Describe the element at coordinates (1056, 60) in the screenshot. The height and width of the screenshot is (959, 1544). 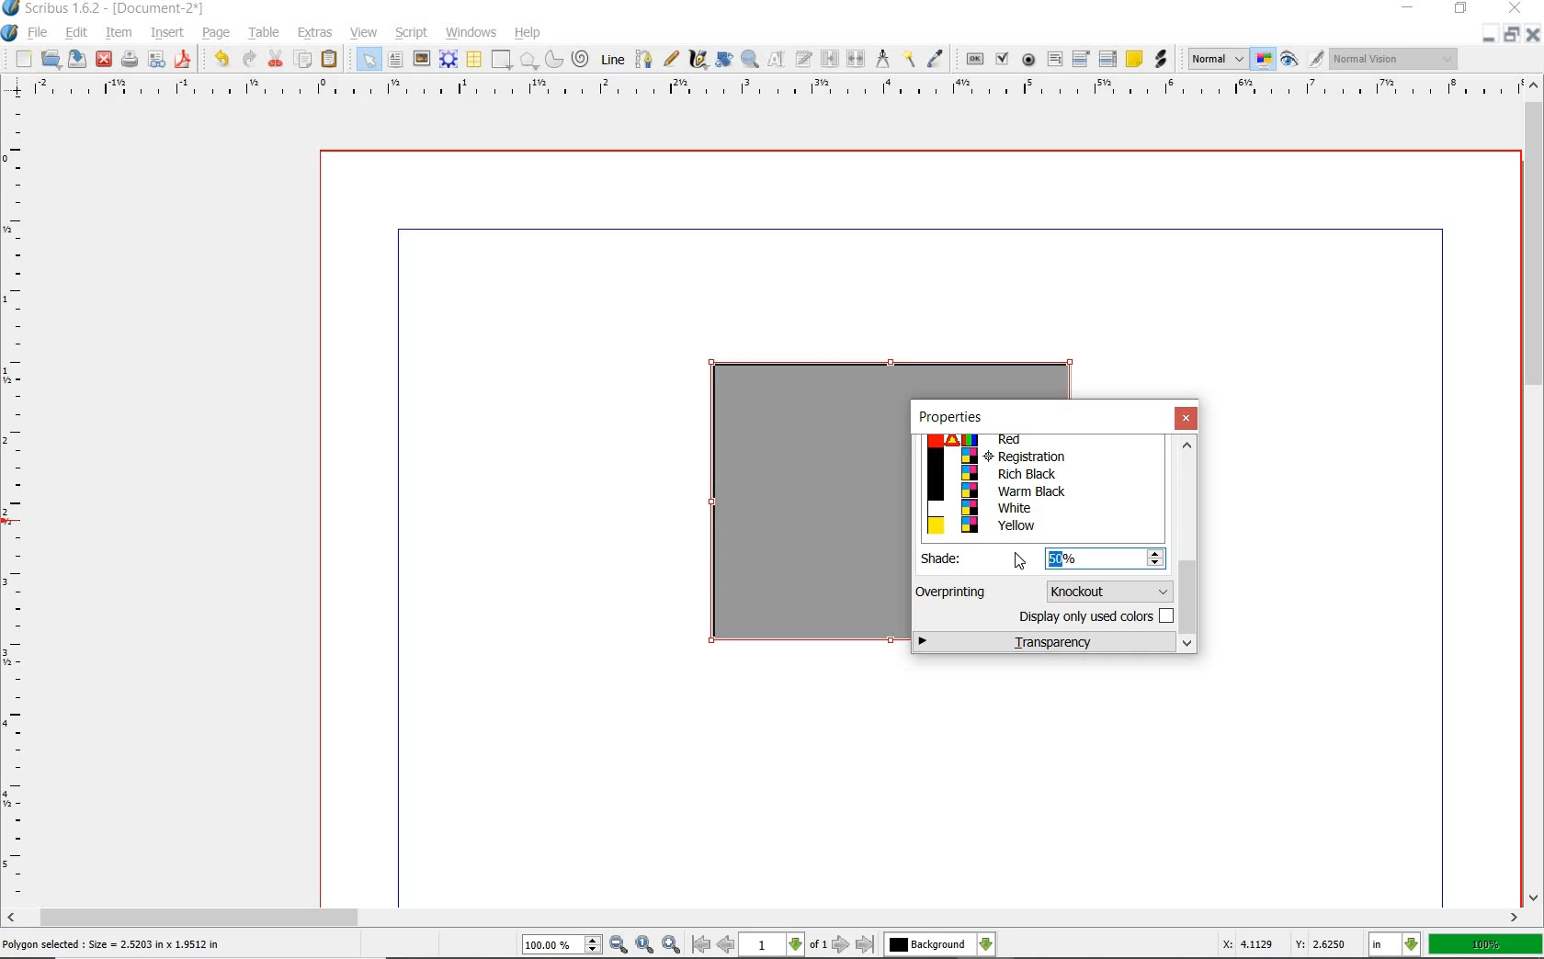
I see `pdf text field` at that location.